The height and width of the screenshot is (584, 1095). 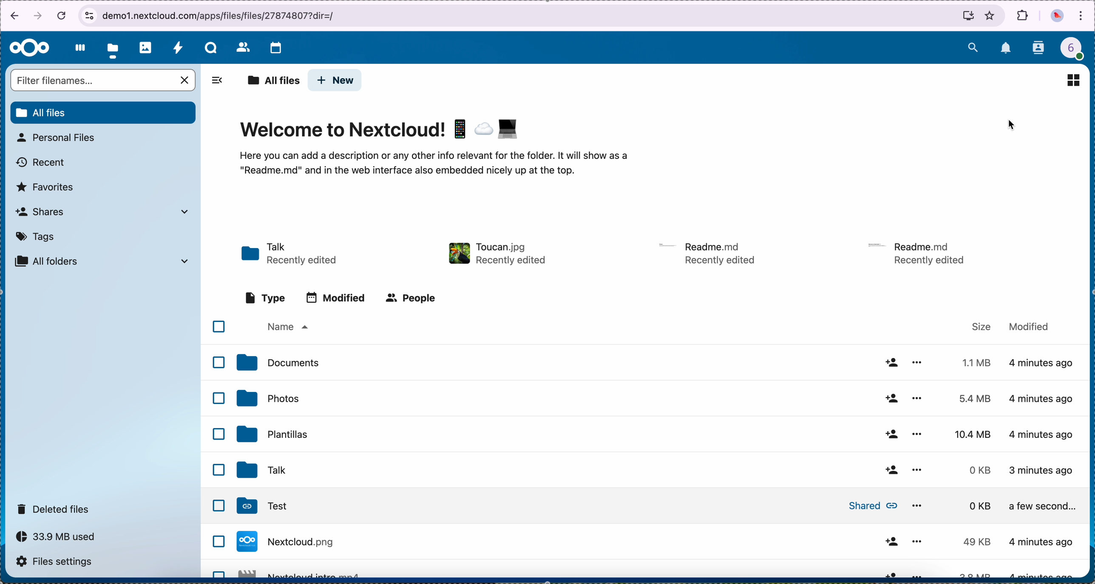 I want to click on search, so click(x=973, y=46).